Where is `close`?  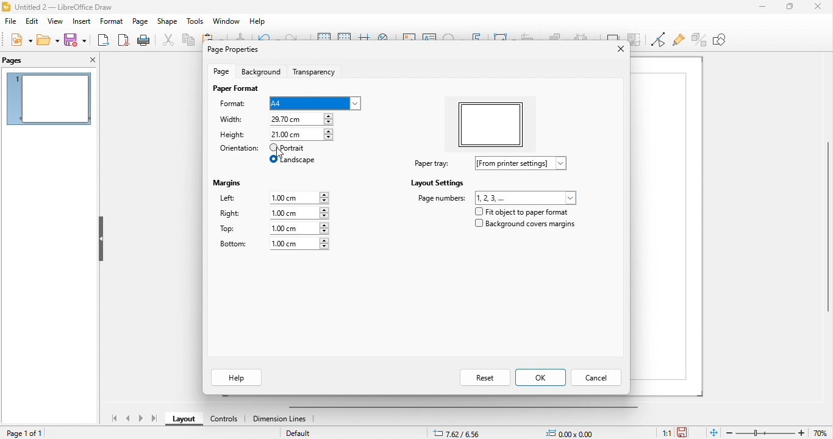
close is located at coordinates (617, 52).